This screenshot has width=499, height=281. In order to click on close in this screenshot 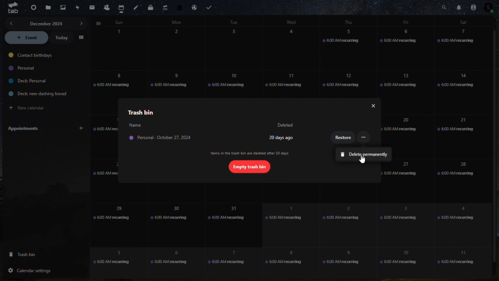, I will do `click(371, 106)`.